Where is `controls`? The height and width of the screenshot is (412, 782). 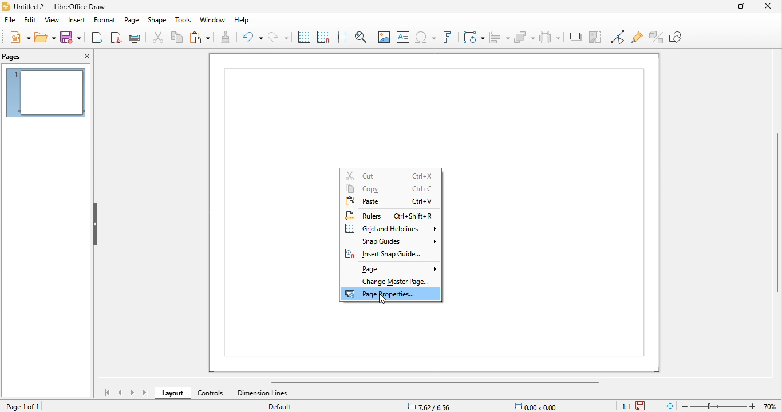
controls is located at coordinates (209, 394).